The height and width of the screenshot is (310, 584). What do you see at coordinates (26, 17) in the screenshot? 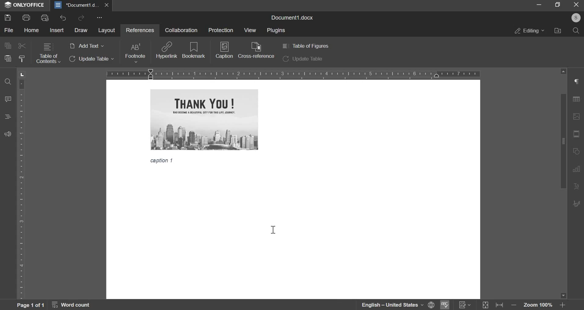
I see `print` at bounding box center [26, 17].